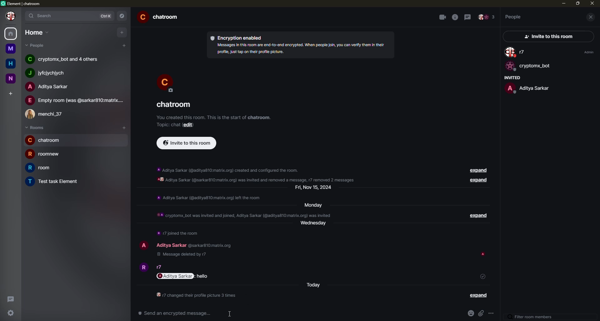  Describe the element at coordinates (493, 315) in the screenshot. I see `options` at that location.